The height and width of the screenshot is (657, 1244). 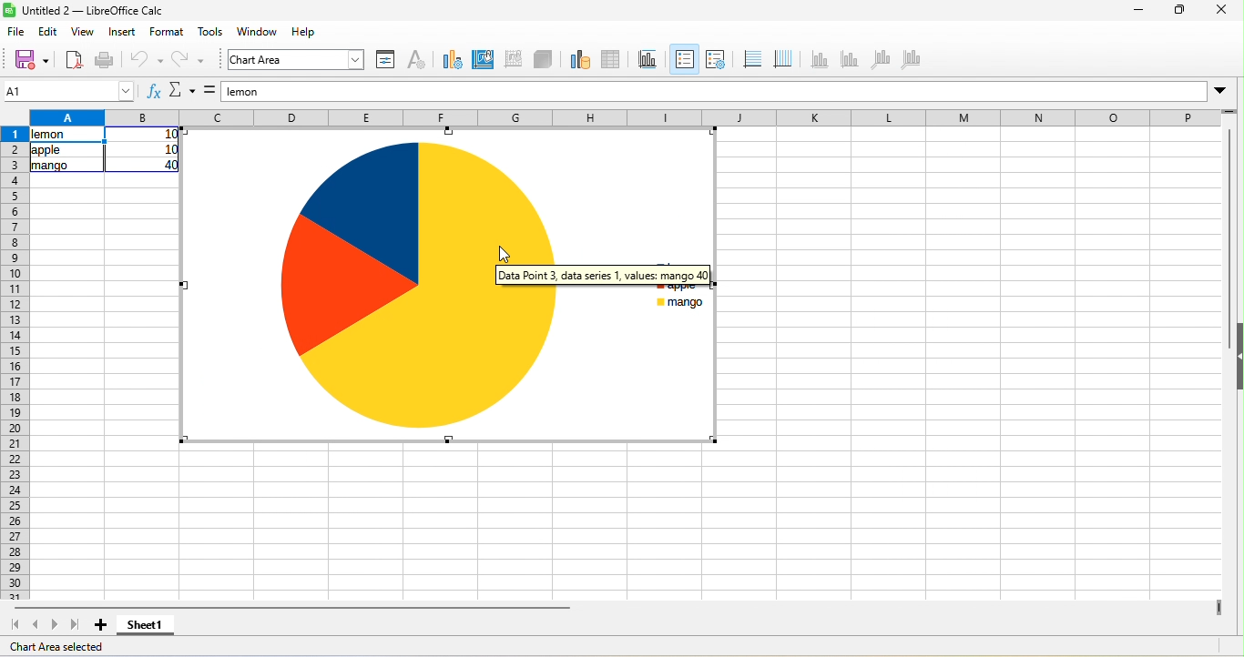 What do you see at coordinates (67, 167) in the screenshot?
I see `mango` at bounding box center [67, 167].